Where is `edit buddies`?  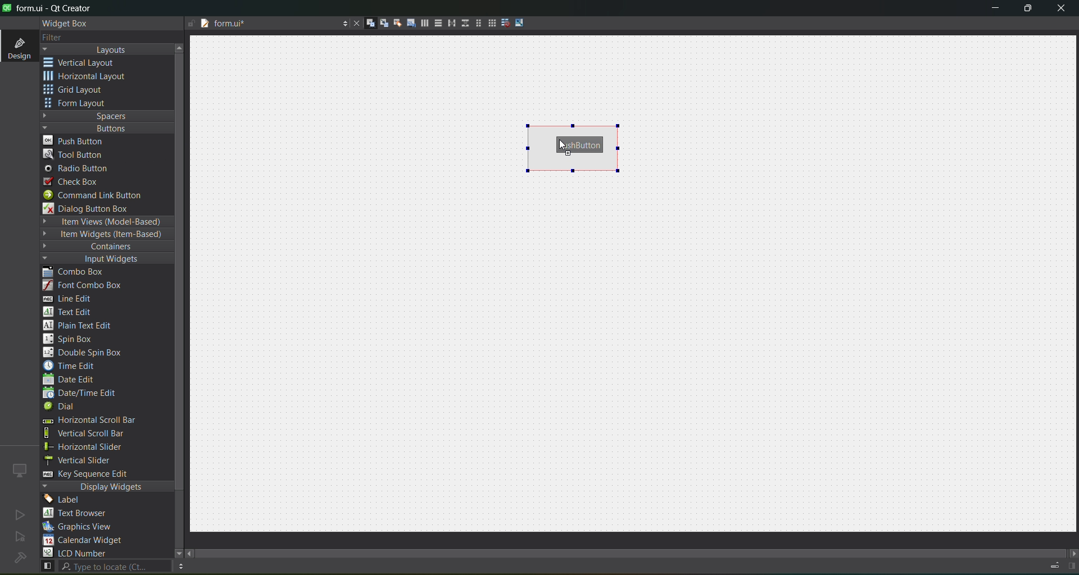
edit buddies is located at coordinates (393, 23).